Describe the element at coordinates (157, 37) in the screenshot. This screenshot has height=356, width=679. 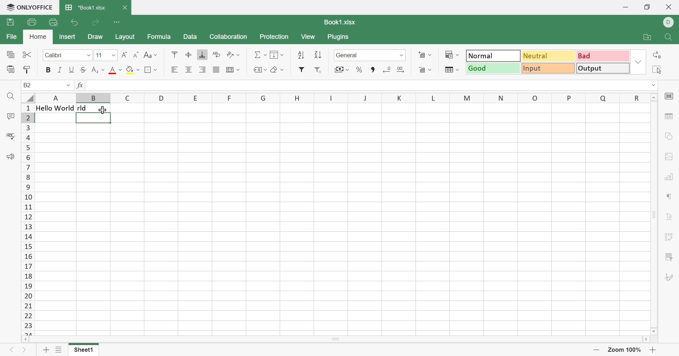
I see `Formula` at that location.